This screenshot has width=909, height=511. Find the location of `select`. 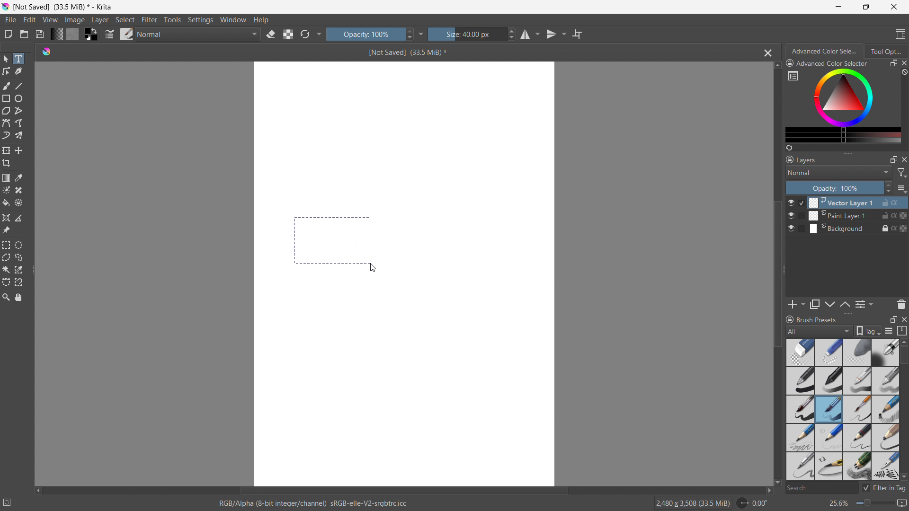

select is located at coordinates (125, 20).